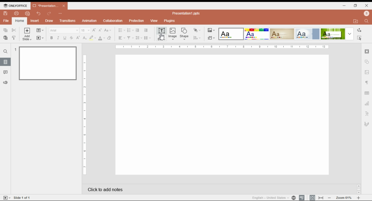 The height and width of the screenshot is (201, 372). What do you see at coordinates (48, 64) in the screenshot?
I see `slide 1` at bounding box center [48, 64].